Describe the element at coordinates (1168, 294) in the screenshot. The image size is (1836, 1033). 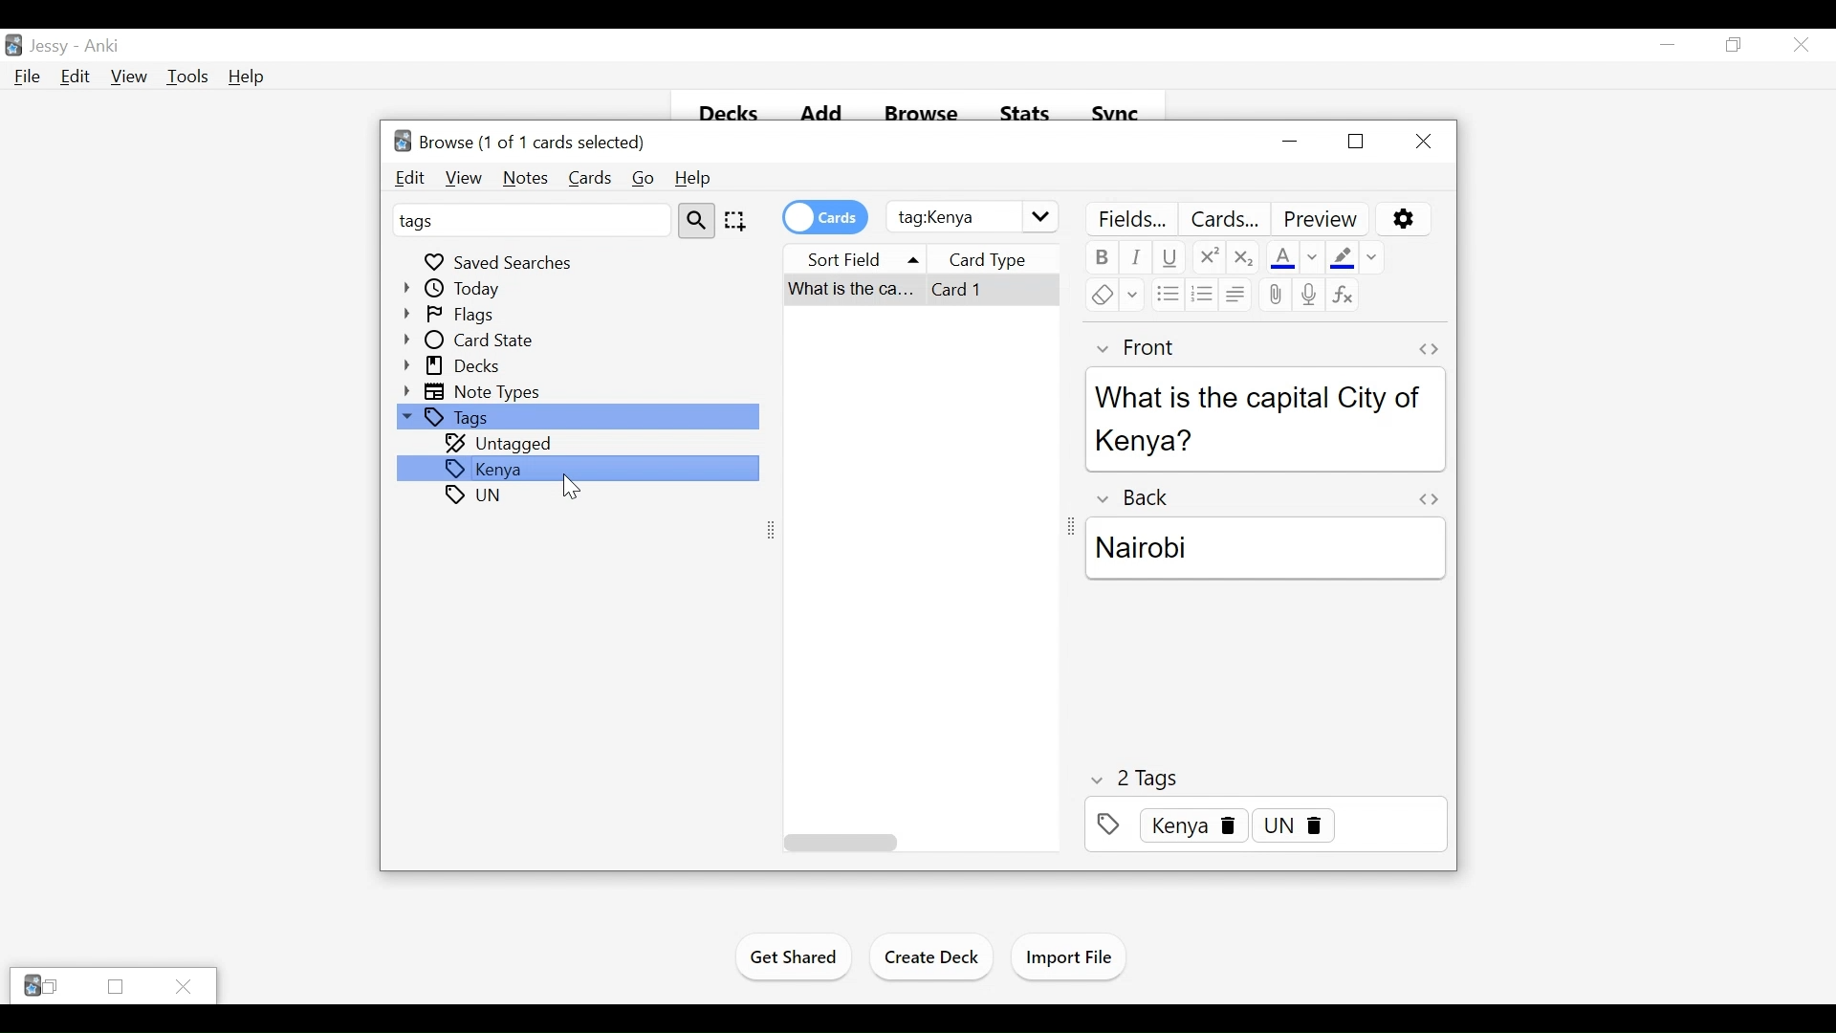
I see `Unordered list` at that location.